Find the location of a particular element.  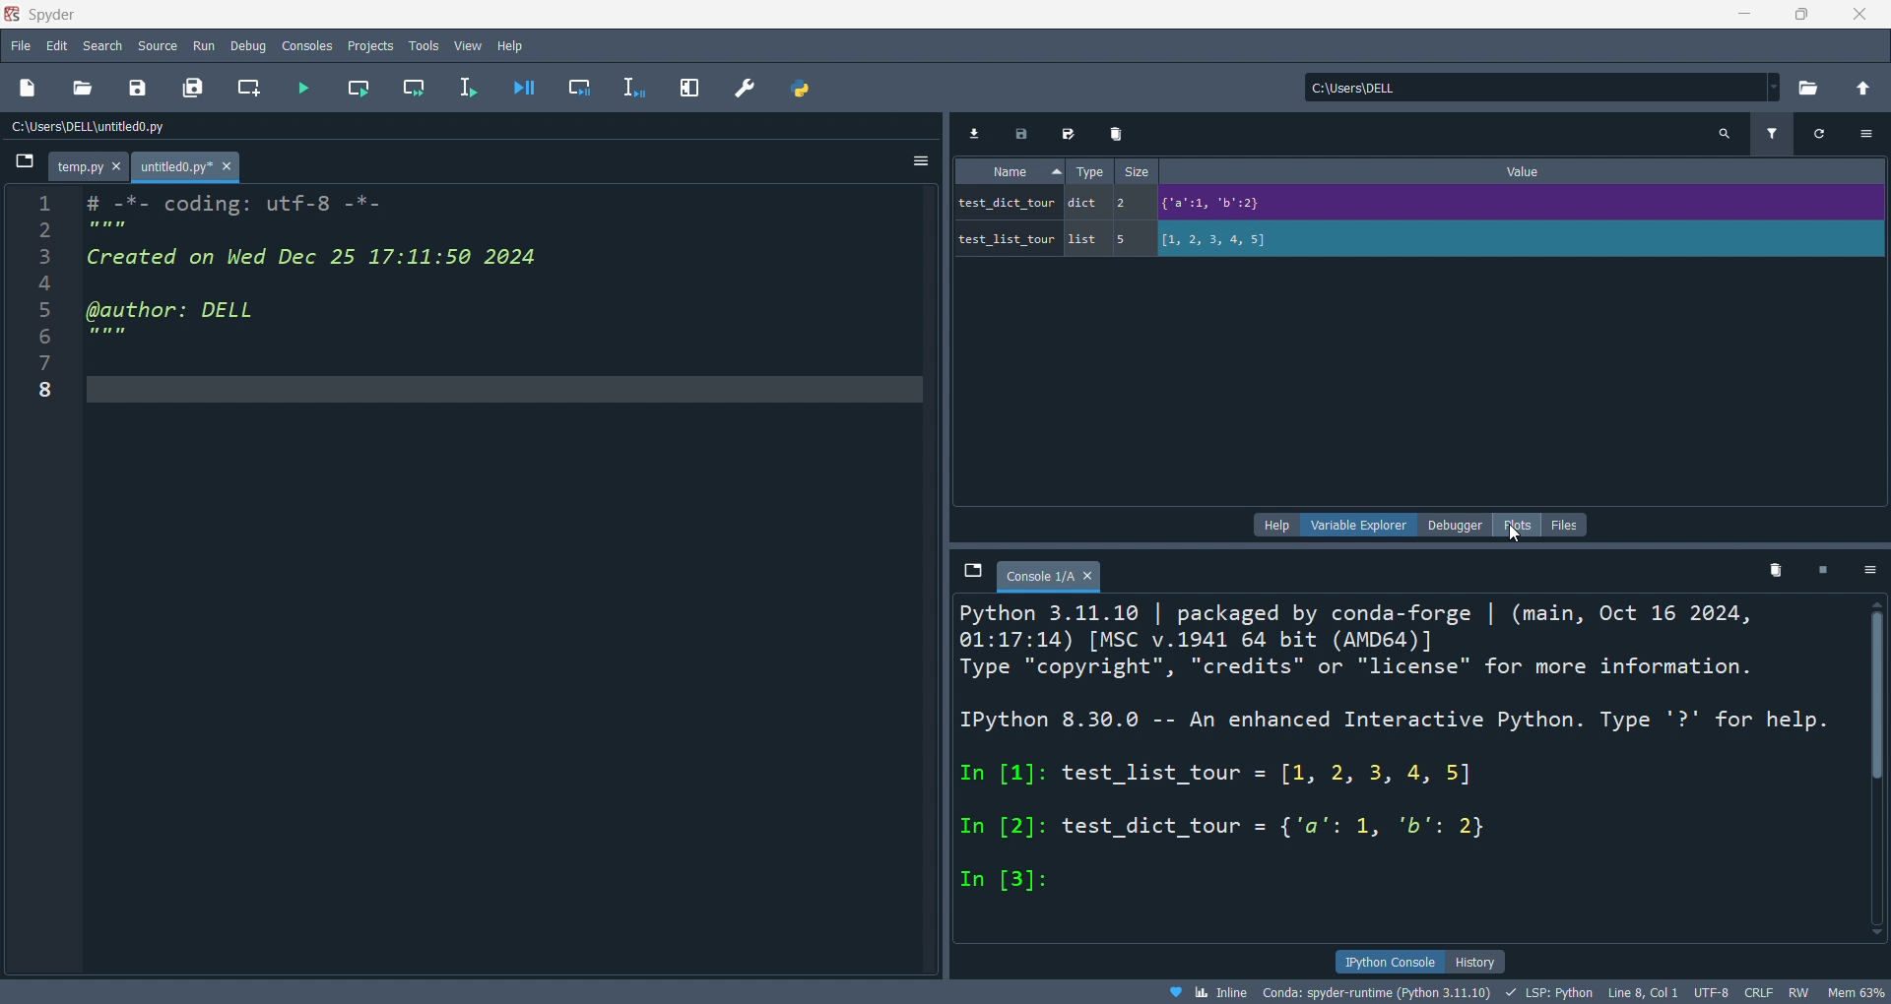

inline is located at coordinates (1200, 992).